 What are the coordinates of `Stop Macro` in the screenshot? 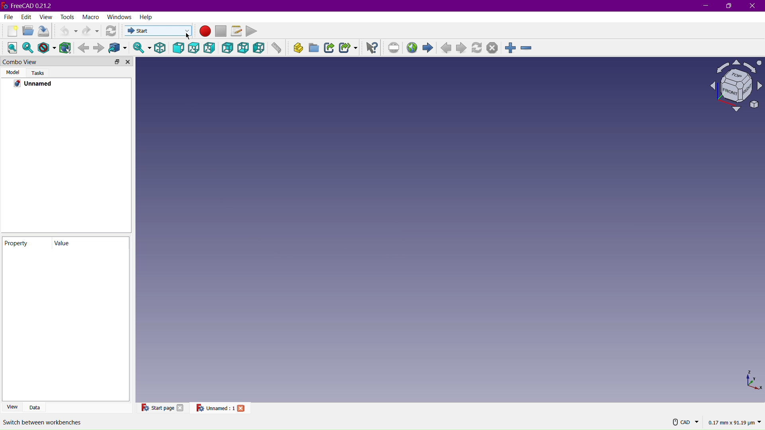 It's located at (222, 31).